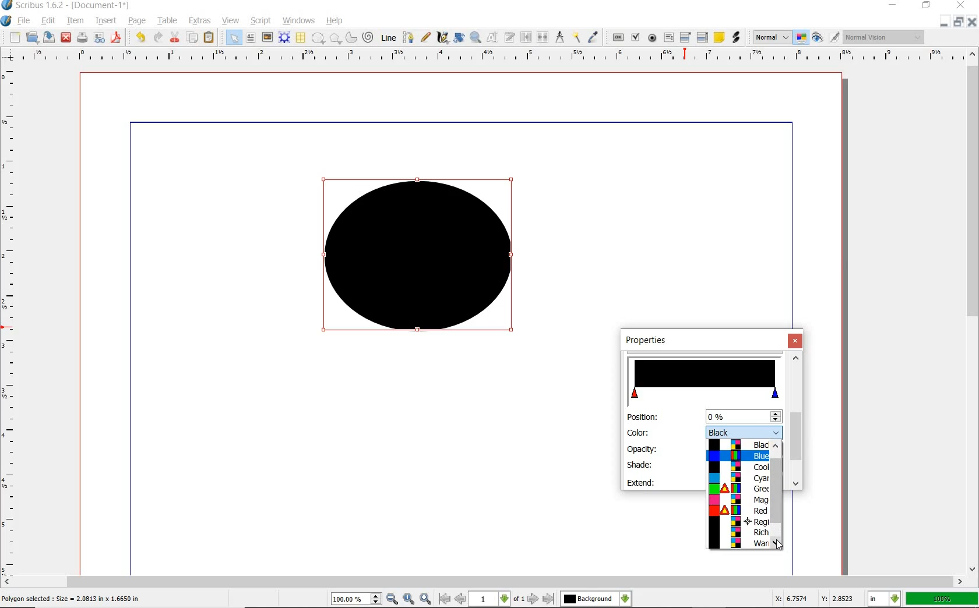  I want to click on previous, so click(461, 599).